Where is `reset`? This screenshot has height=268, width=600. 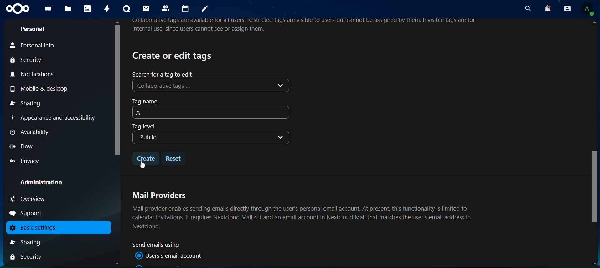 reset is located at coordinates (175, 158).